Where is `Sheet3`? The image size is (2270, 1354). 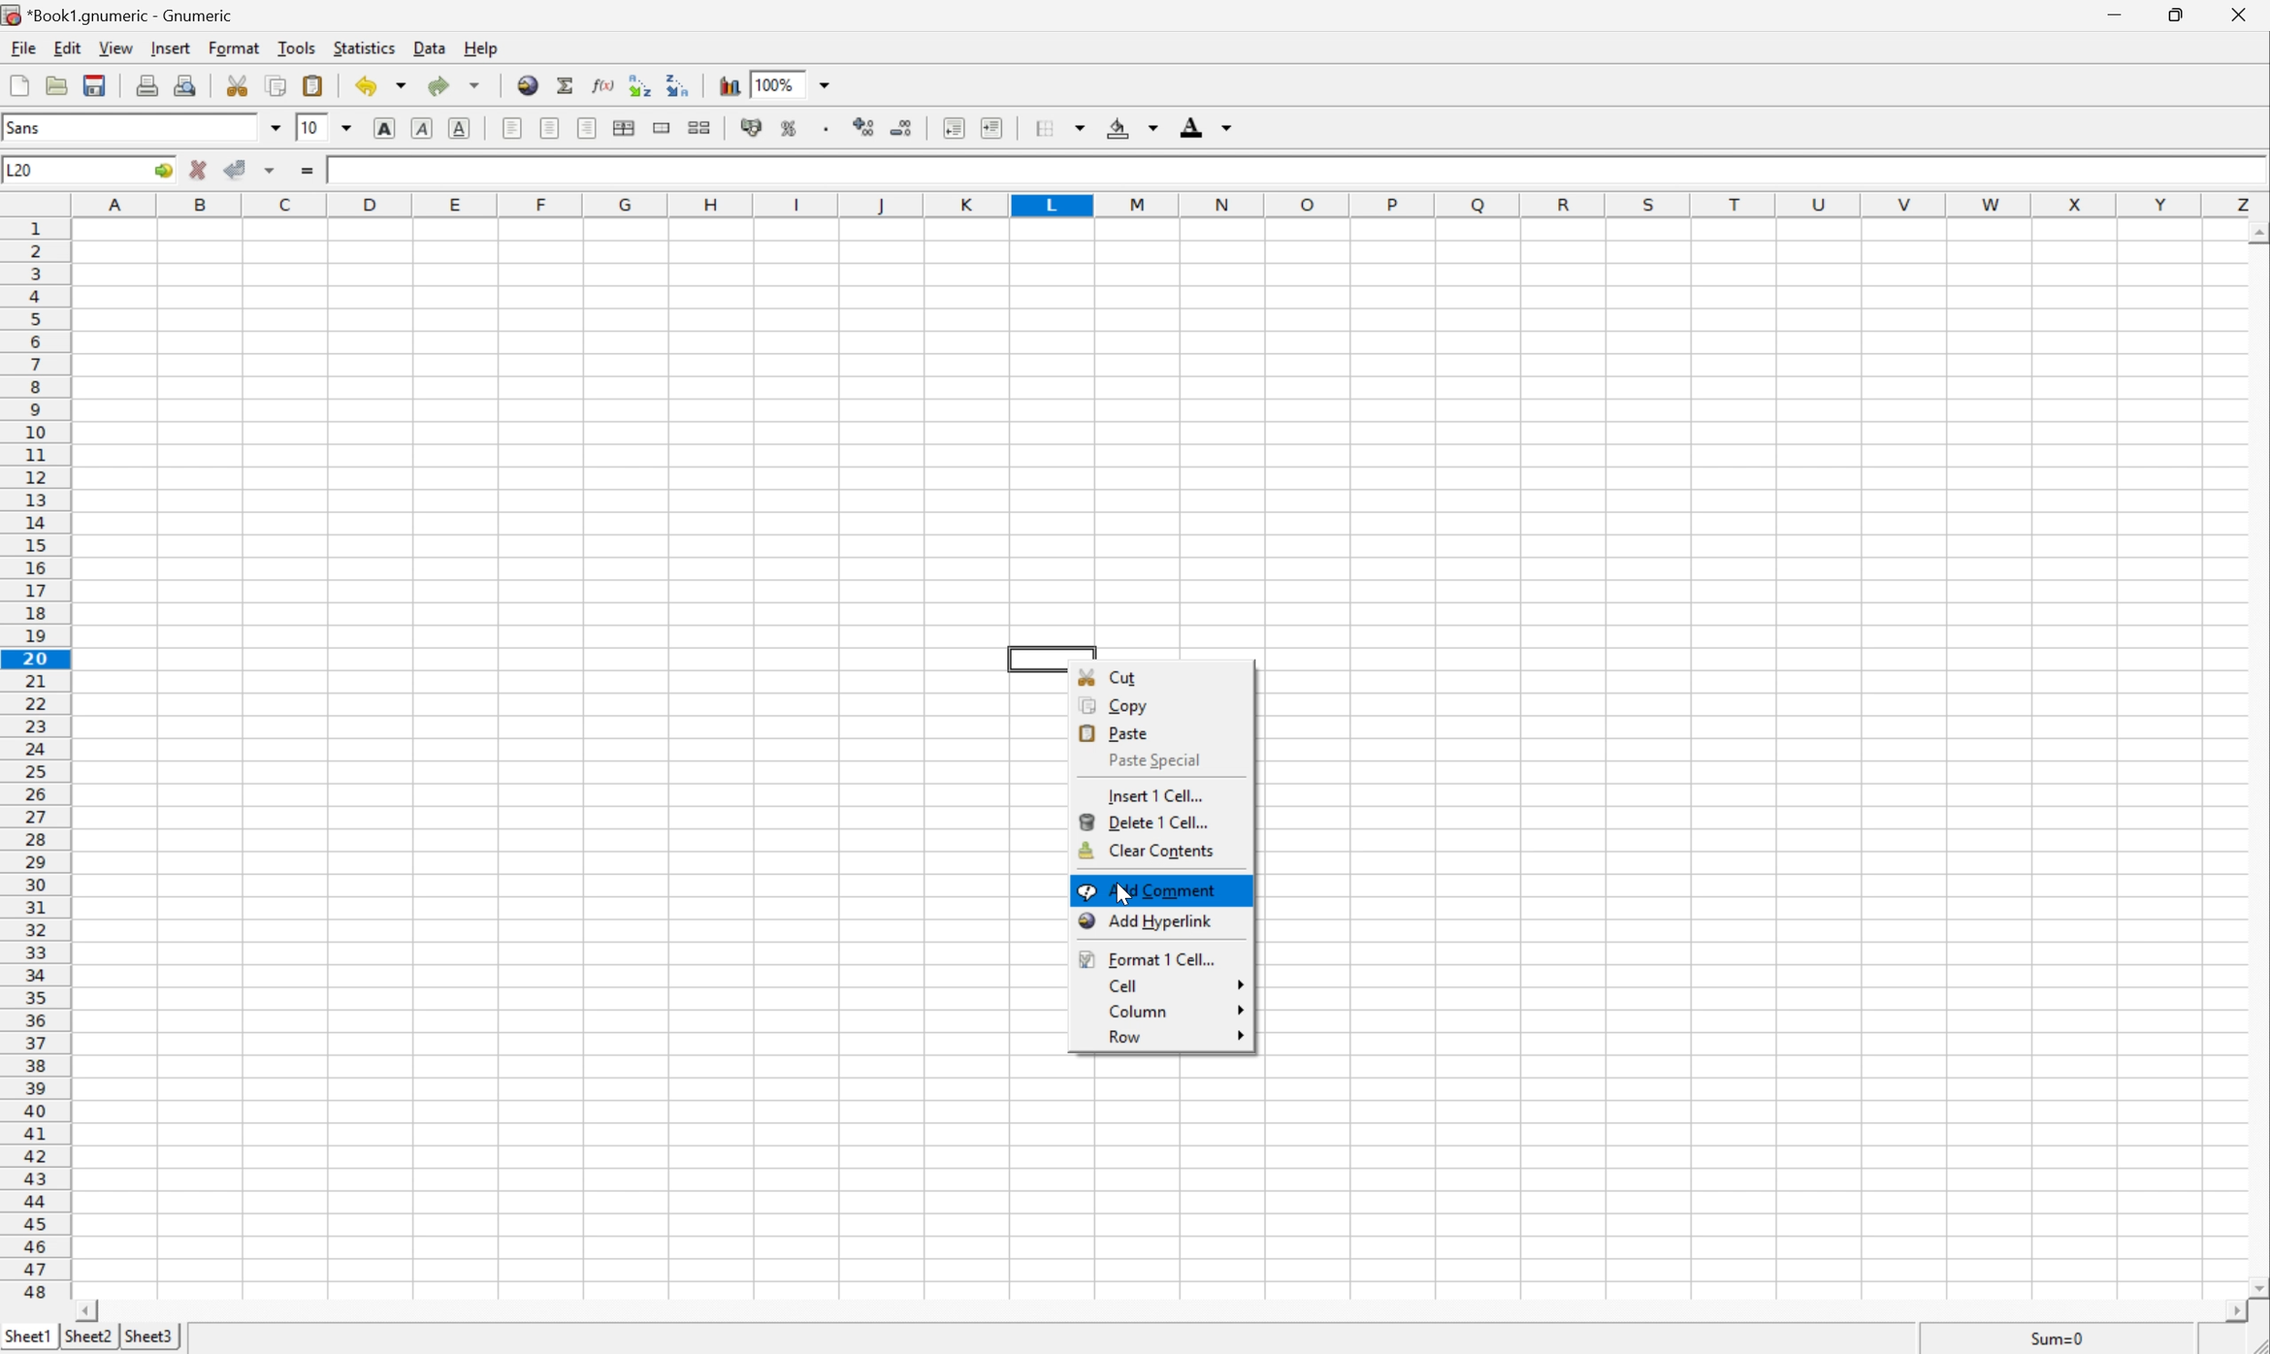 Sheet3 is located at coordinates (87, 1337).